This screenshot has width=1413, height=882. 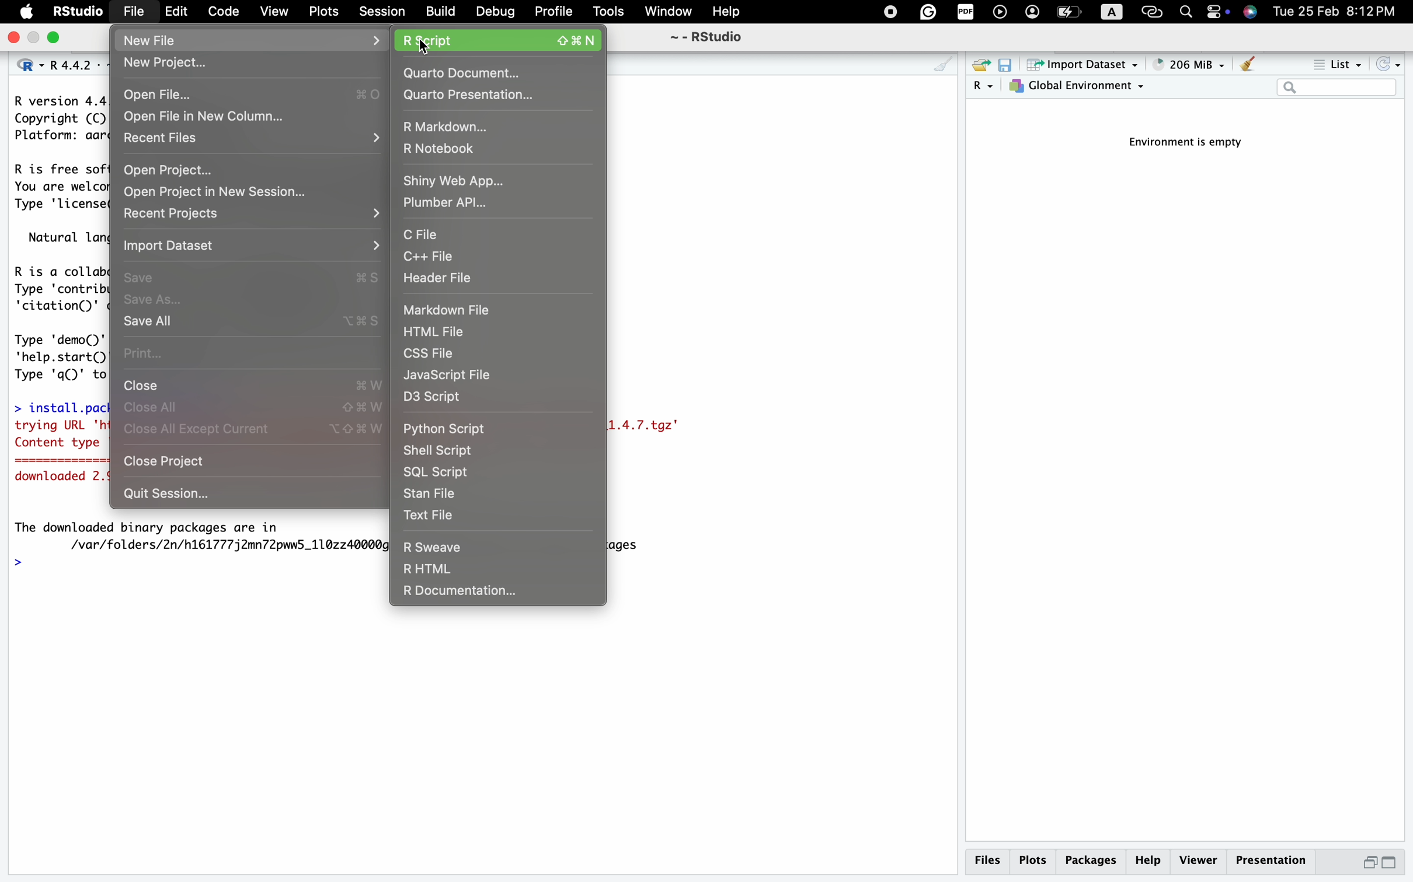 What do you see at coordinates (1276, 864) in the screenshot?
I see `presentation` at bounding box center [1276, 864].